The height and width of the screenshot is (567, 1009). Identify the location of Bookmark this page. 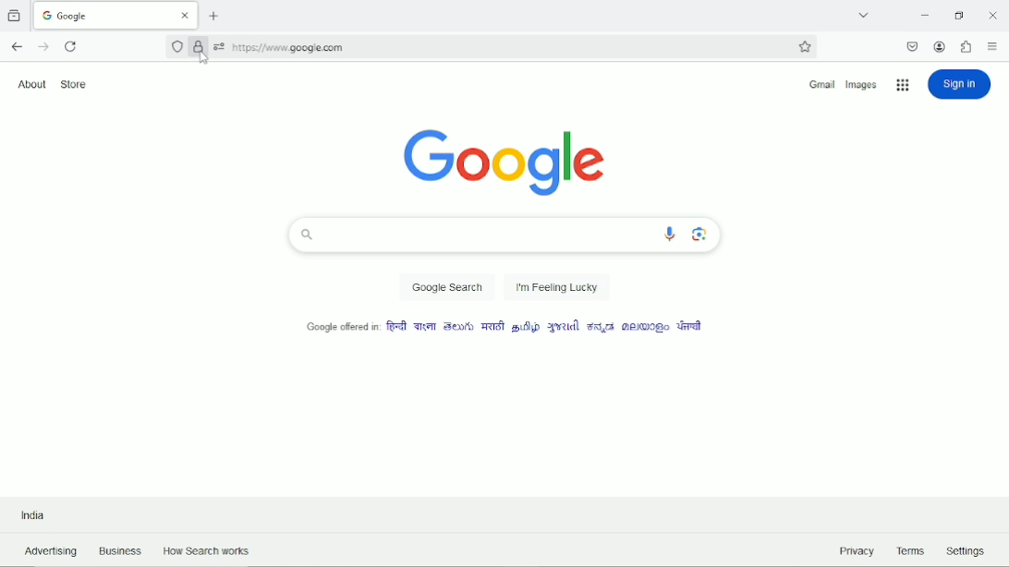
(805, 47).